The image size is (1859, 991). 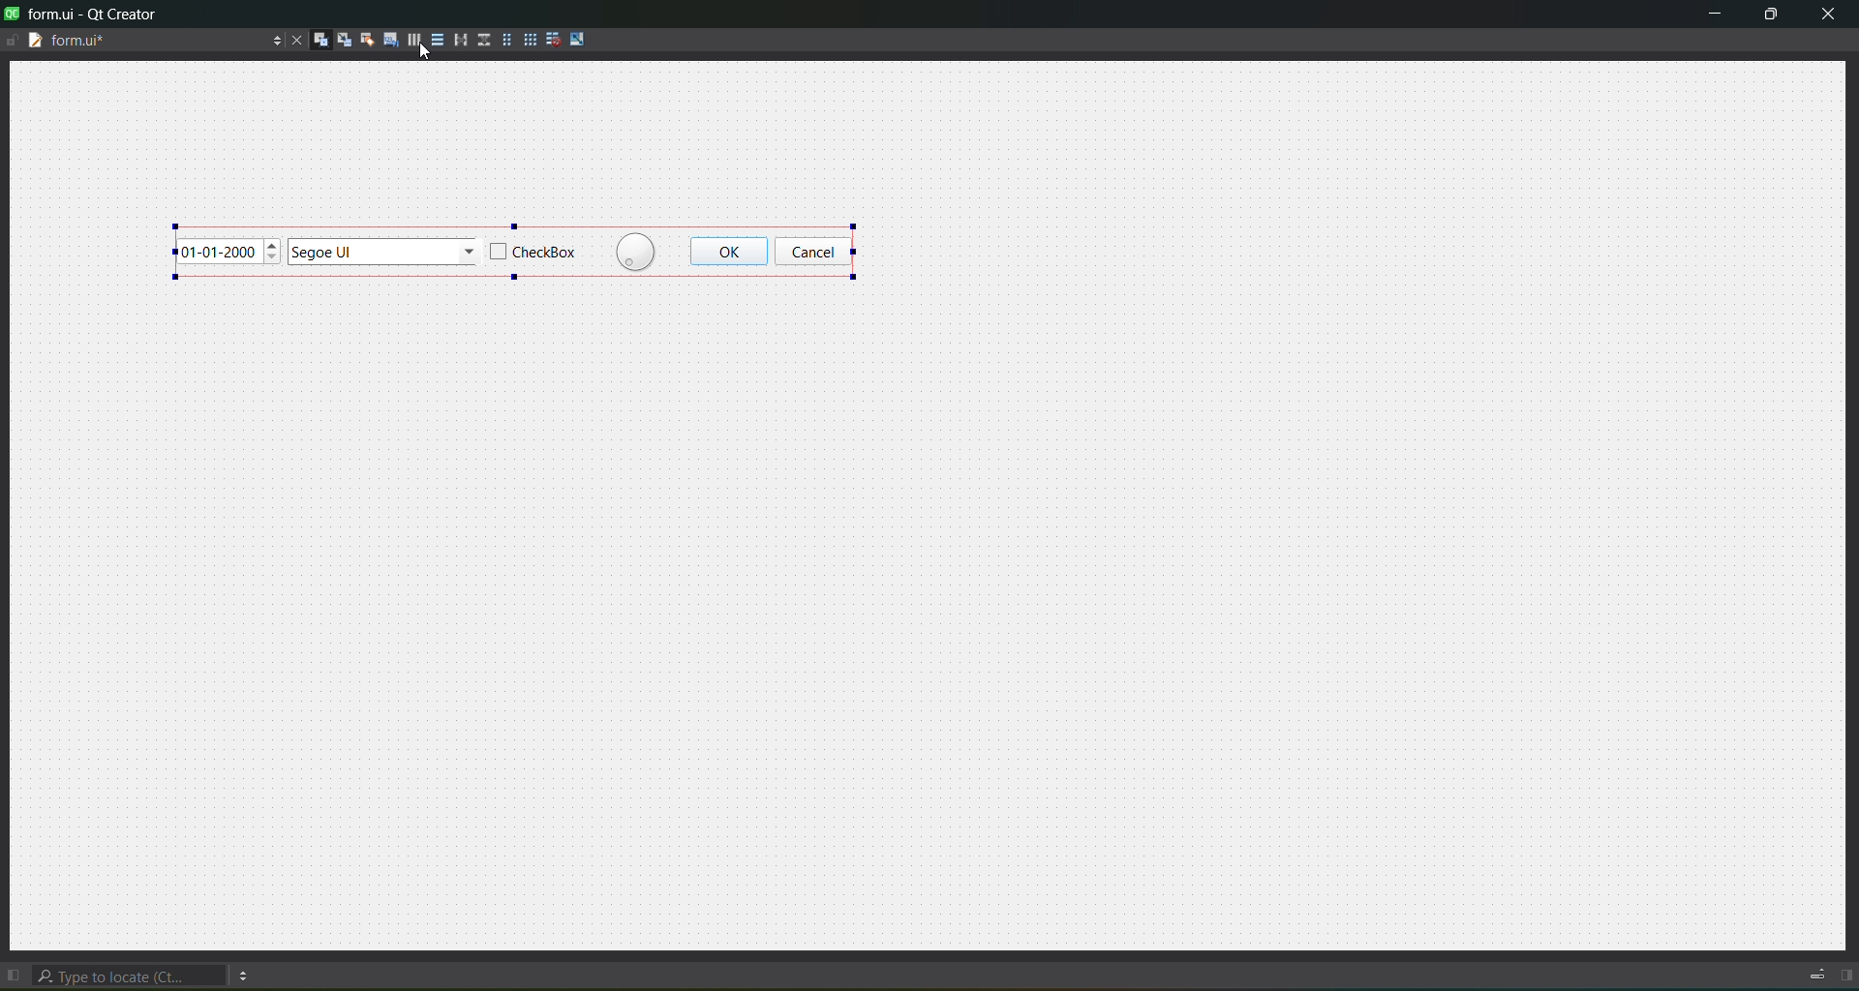 What do you see at coordinates (340, 40) in the screenshot?
I see `signals` at bounding box center [340, 40].